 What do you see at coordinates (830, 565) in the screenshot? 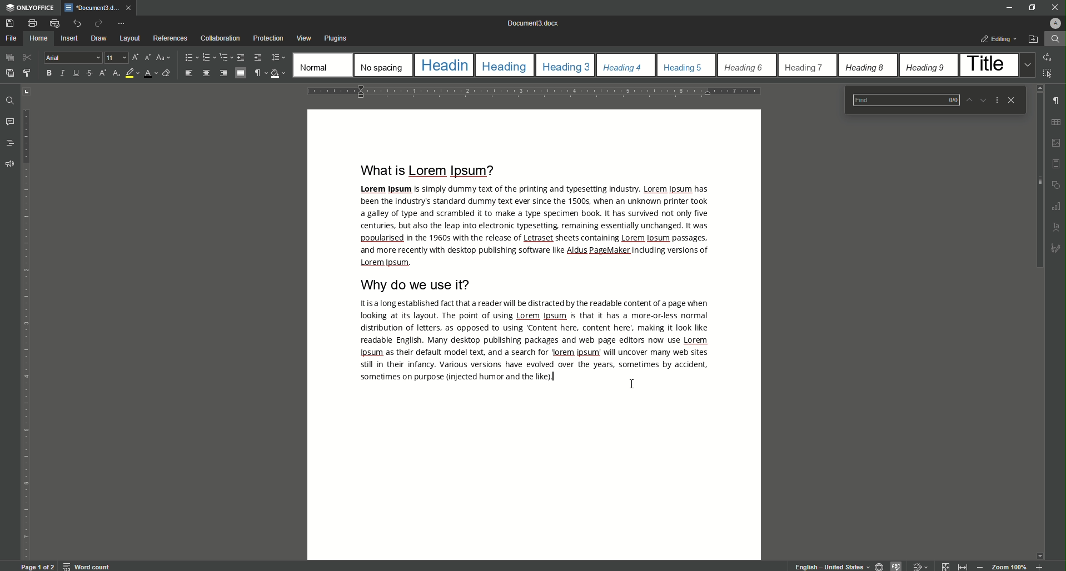
I see `English - United States` at bounding box center [830, 565].